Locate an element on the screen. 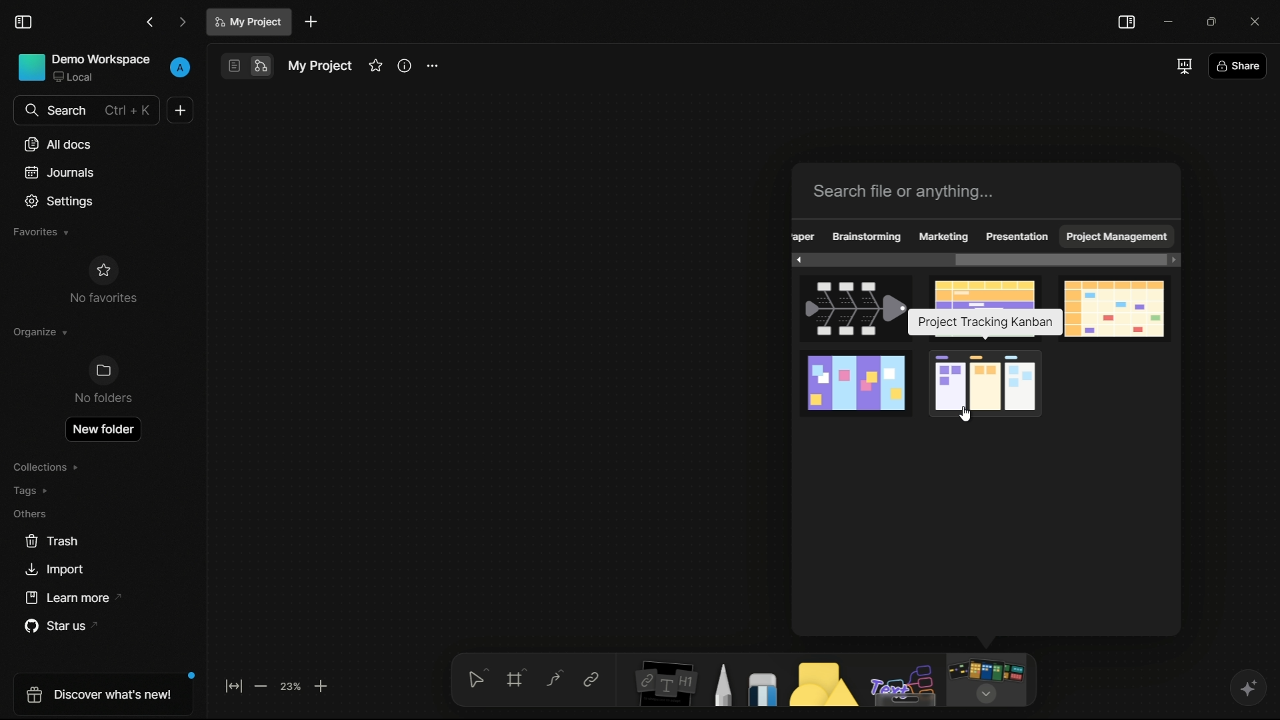 This screenshot has width=1280, height=720. search bar is located at coordinates (989, 191).